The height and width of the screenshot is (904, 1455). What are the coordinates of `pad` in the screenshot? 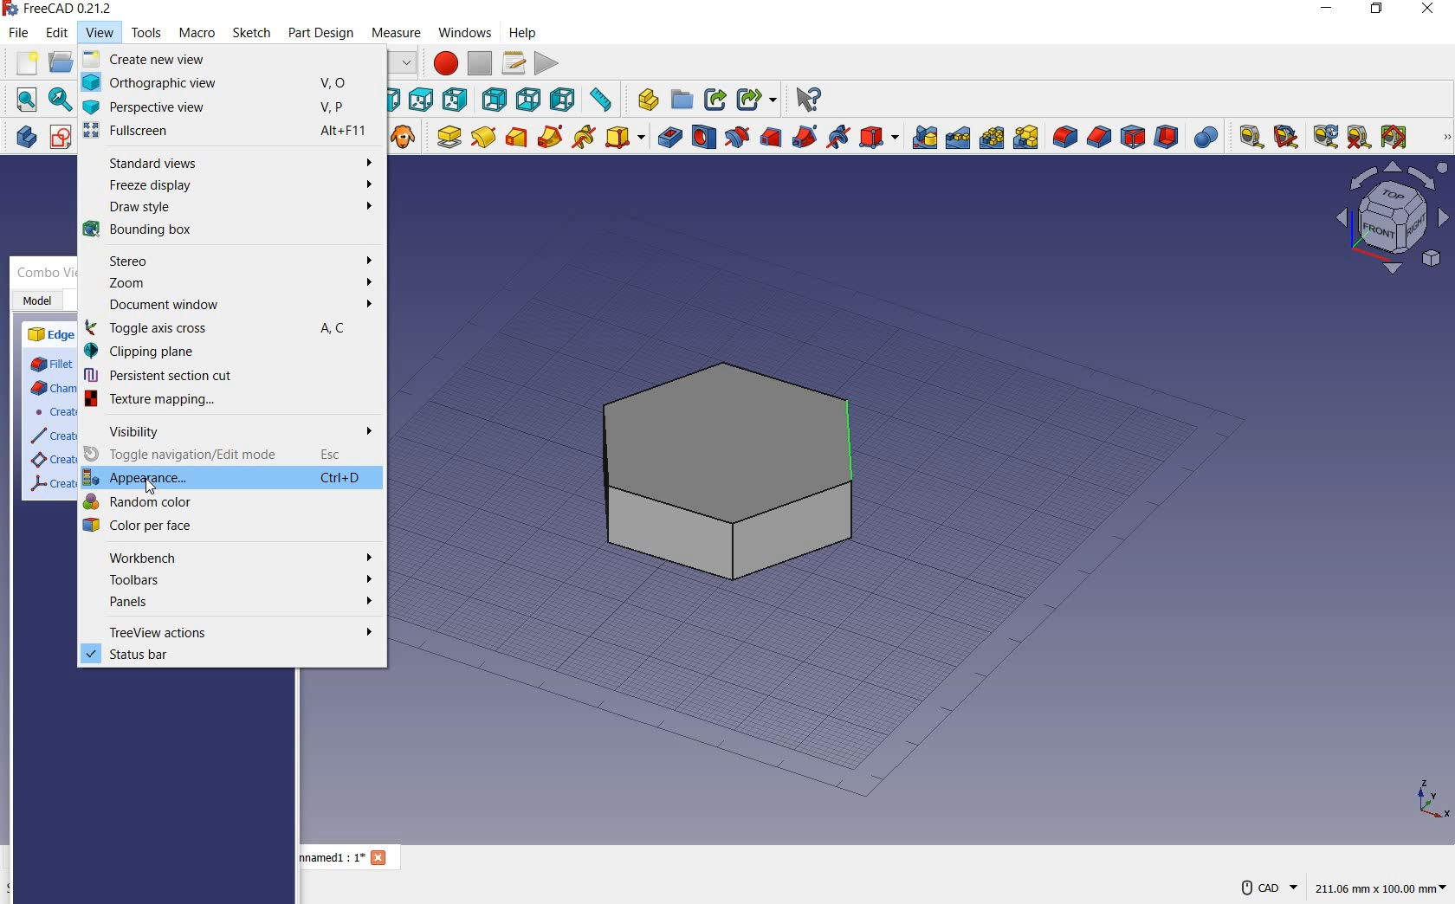 It's located at (446, 136).